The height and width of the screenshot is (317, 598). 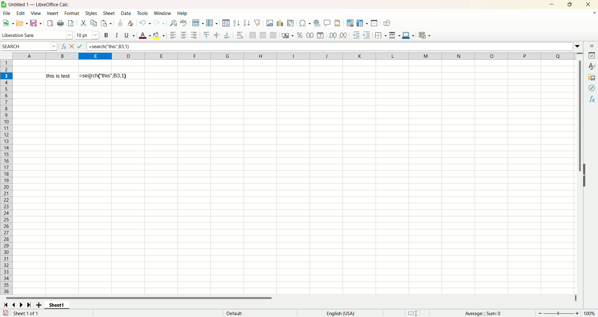 I want to click on center vertically, so click(x=216, y=35).